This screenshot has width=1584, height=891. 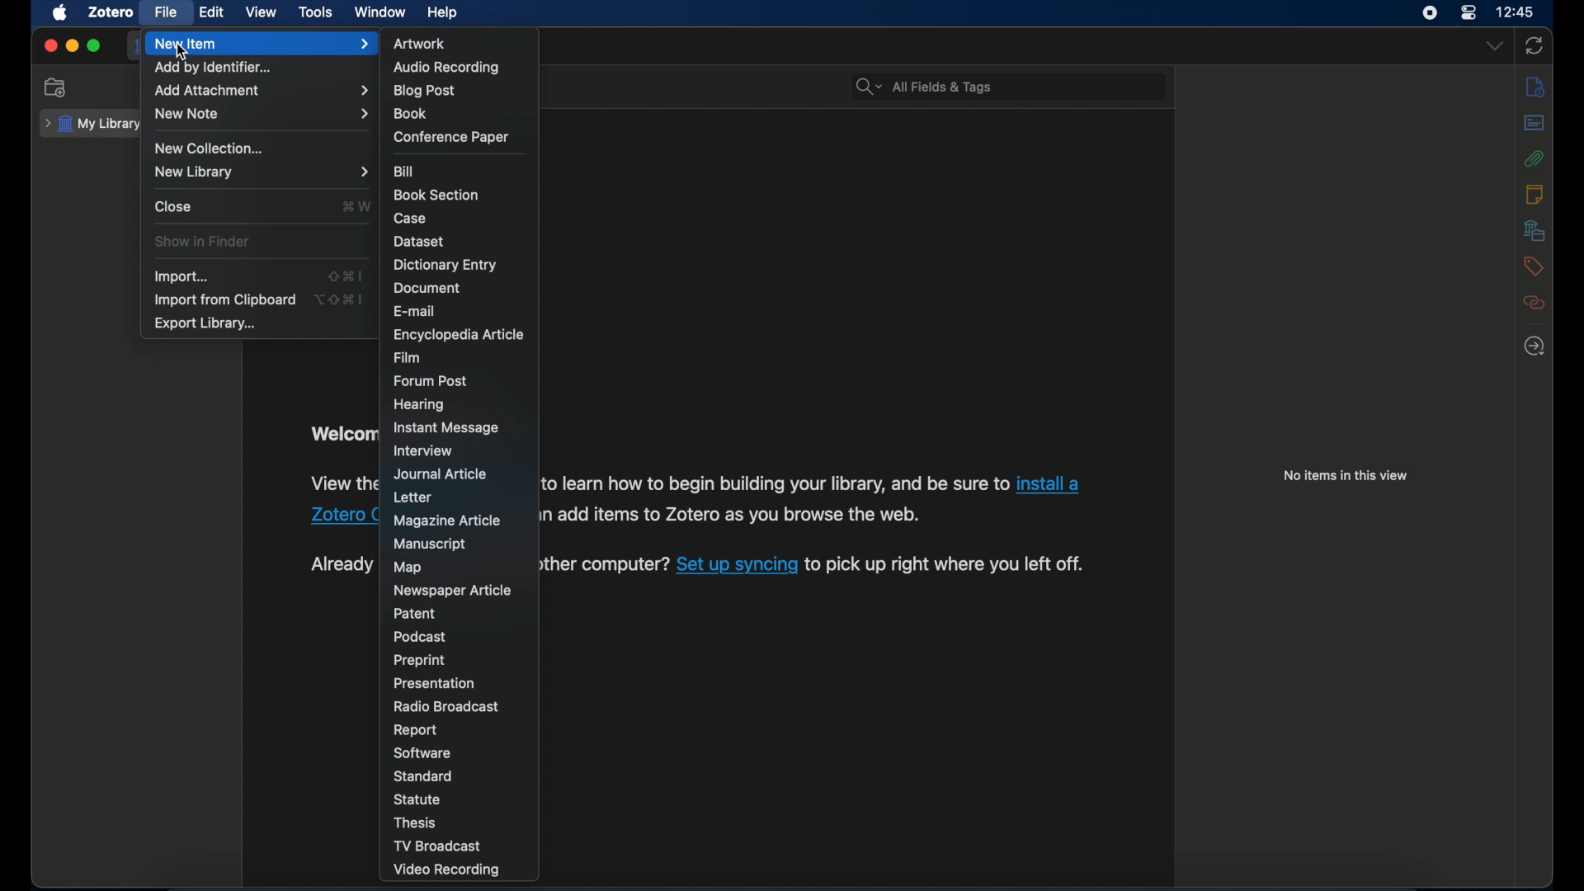 I want to click on artwork, so click(x=419, y=44).